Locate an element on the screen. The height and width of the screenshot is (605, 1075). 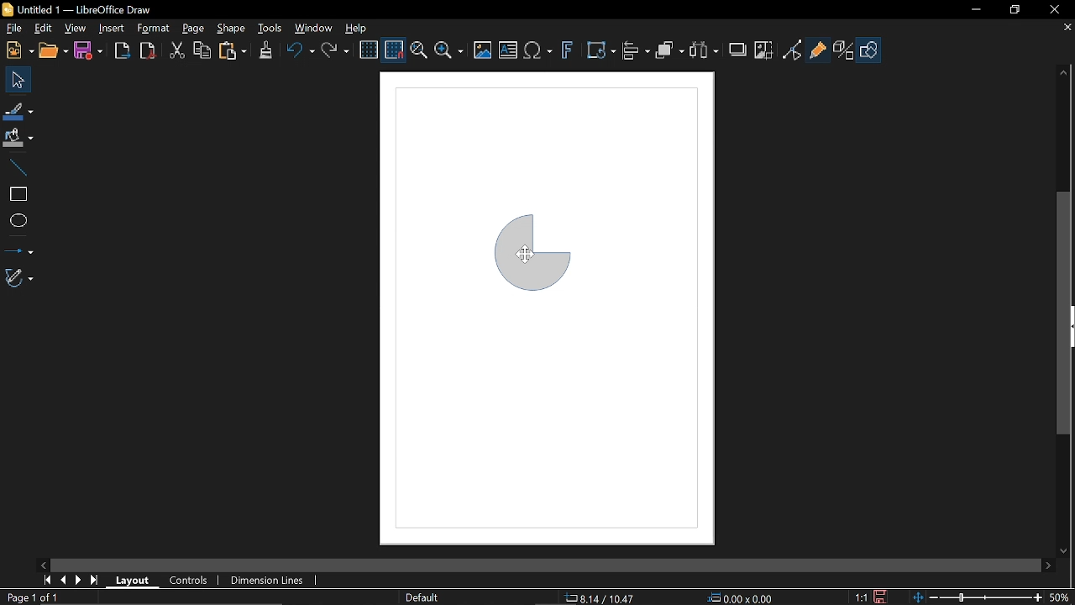
Tools is located at coordinates (270, 29).